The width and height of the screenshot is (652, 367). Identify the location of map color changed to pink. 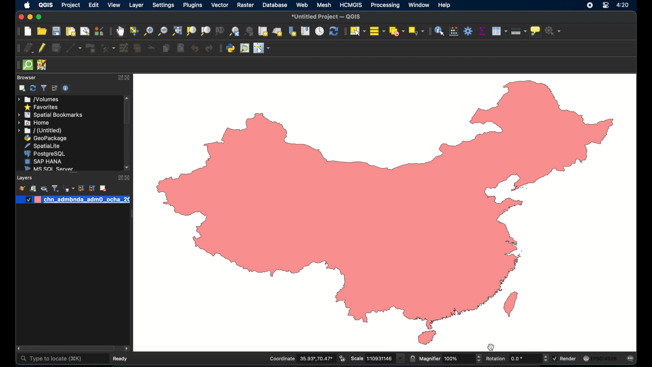
(387, 213).